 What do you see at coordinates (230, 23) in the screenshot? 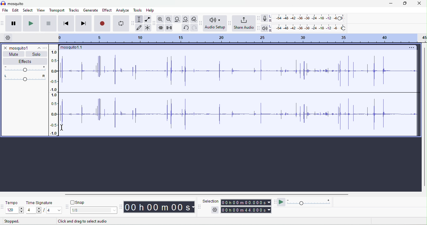
I see `share audio tool bar` at bounding box center [230, 23].